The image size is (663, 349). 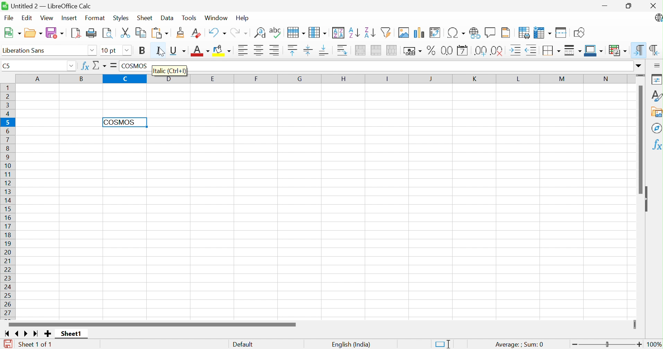 I want to click on Align top, so click(x=293, y=51).